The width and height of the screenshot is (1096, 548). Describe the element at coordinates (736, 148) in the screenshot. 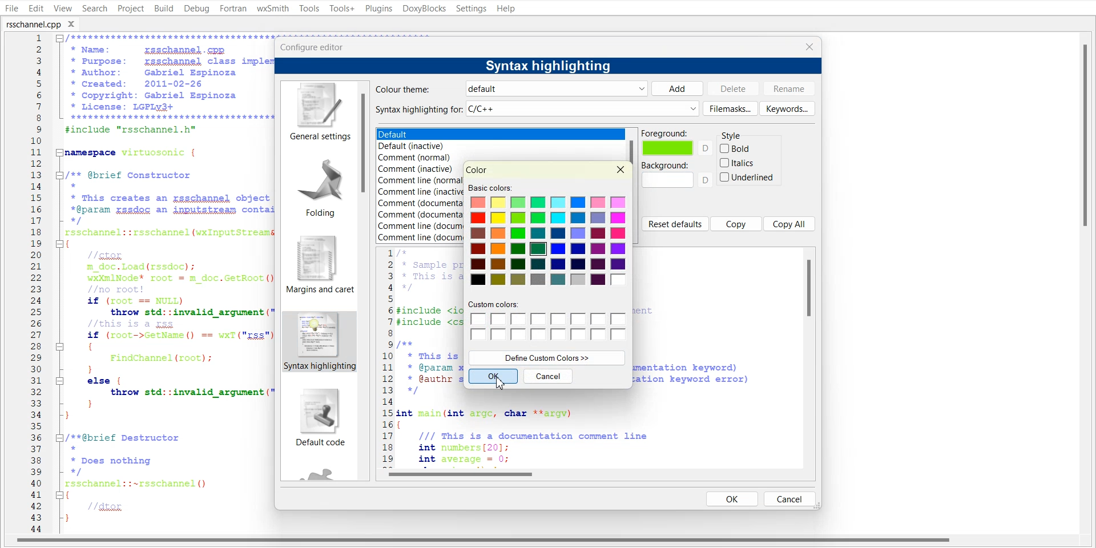

I see `Bold` at that location.